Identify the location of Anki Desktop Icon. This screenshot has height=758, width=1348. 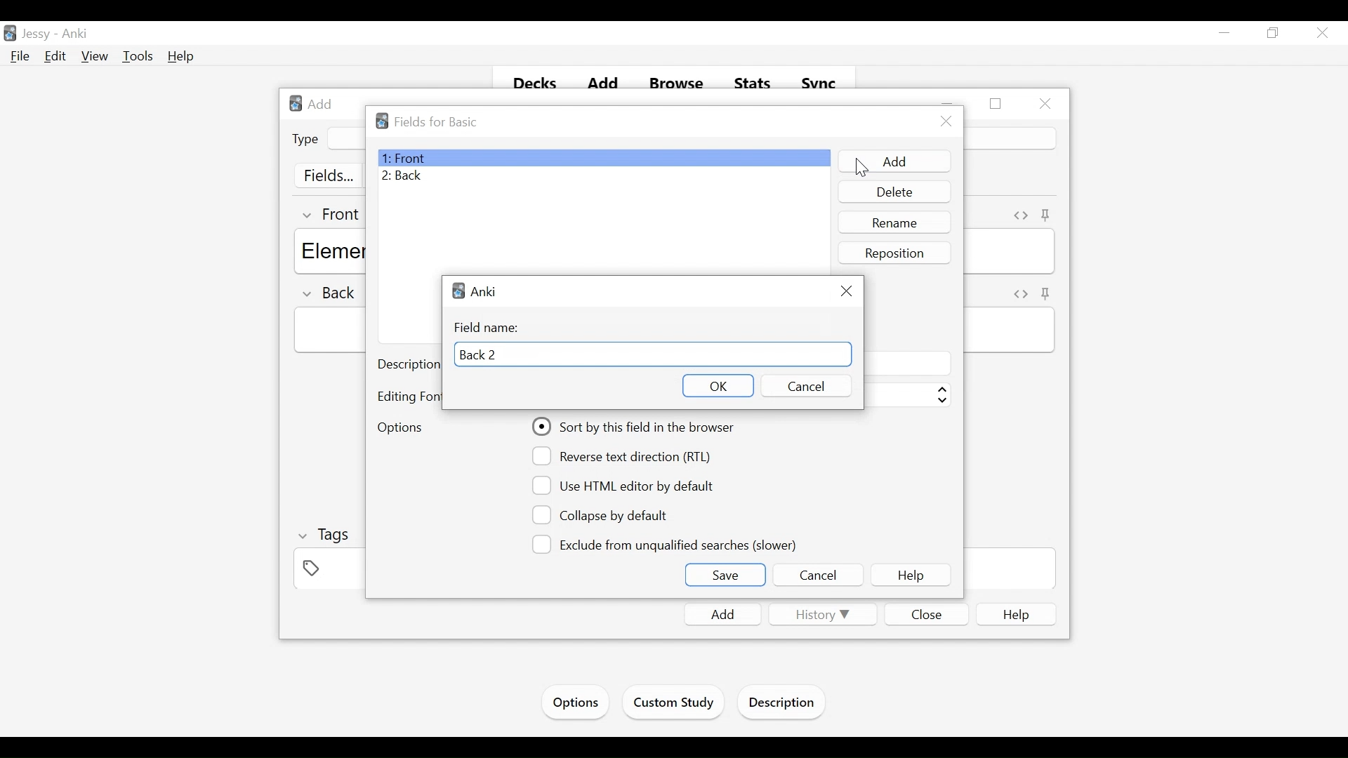
(10, 34).